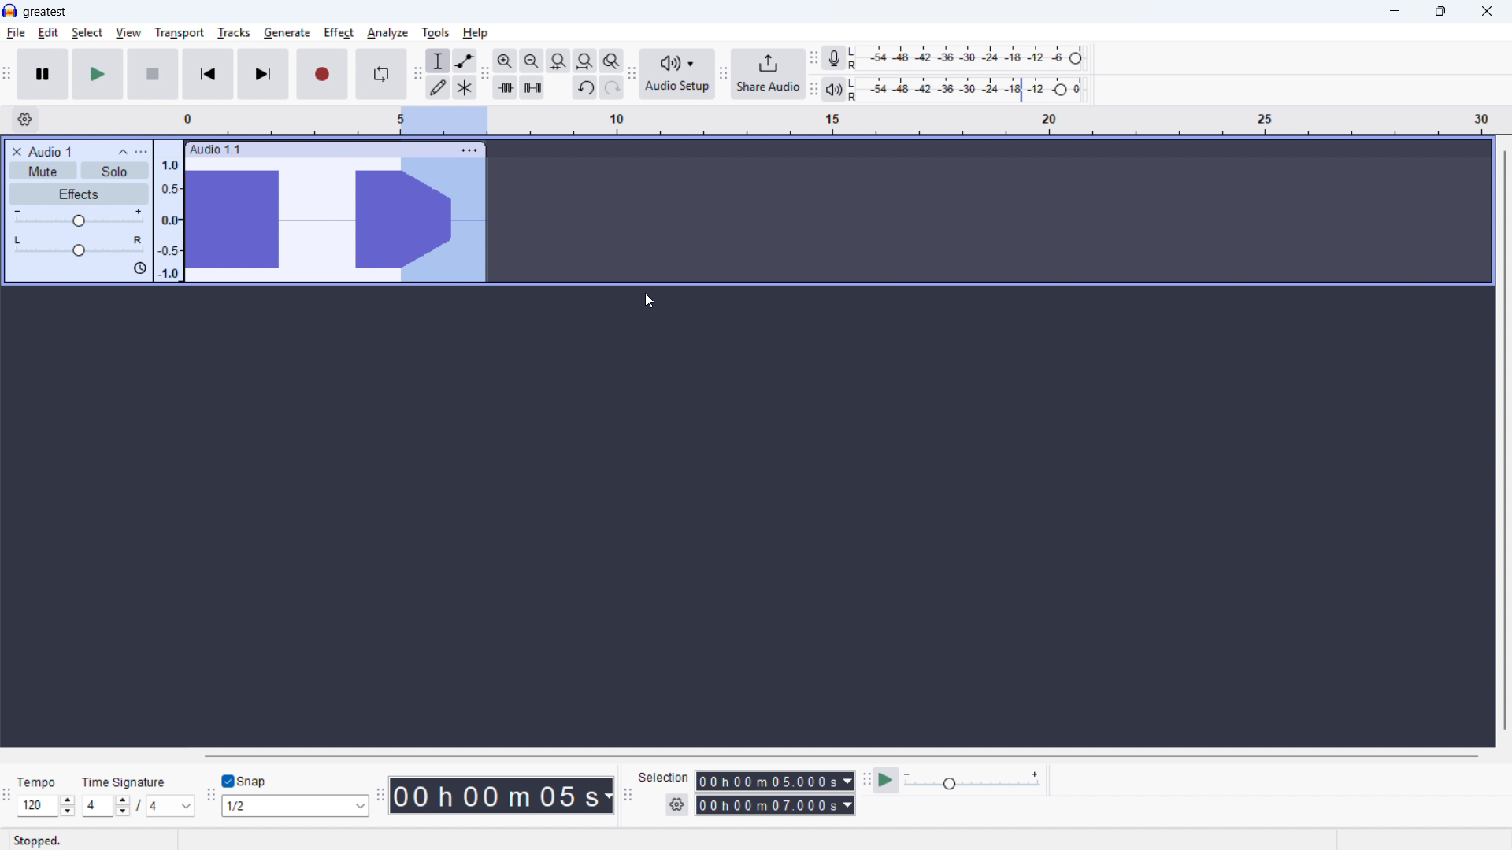 The width and height of the screenshot is (1512, 850). What do you see at coordinates (98, 74) in the screenshot?
I see `play ` at bounding box center [98, 74].